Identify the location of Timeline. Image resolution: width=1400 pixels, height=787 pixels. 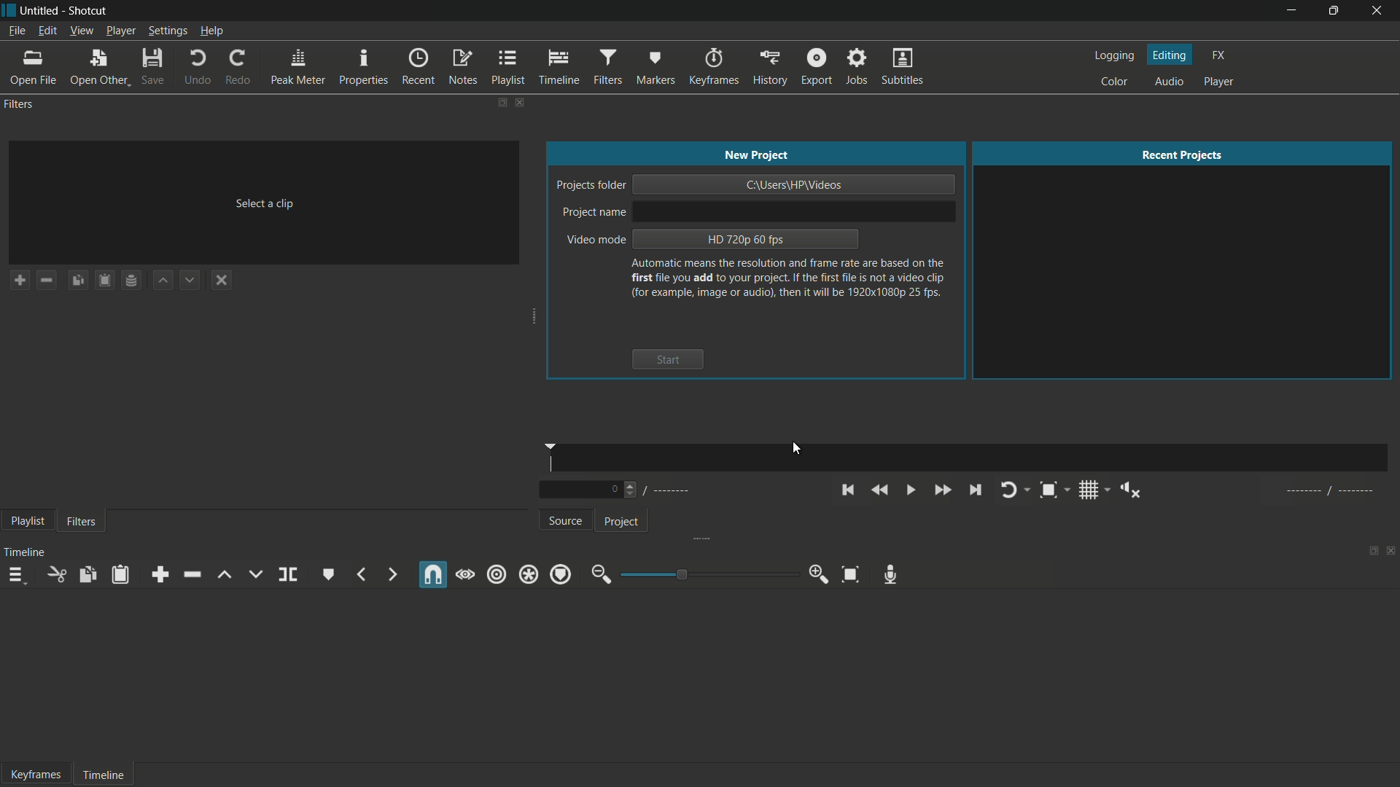
(102, 772).